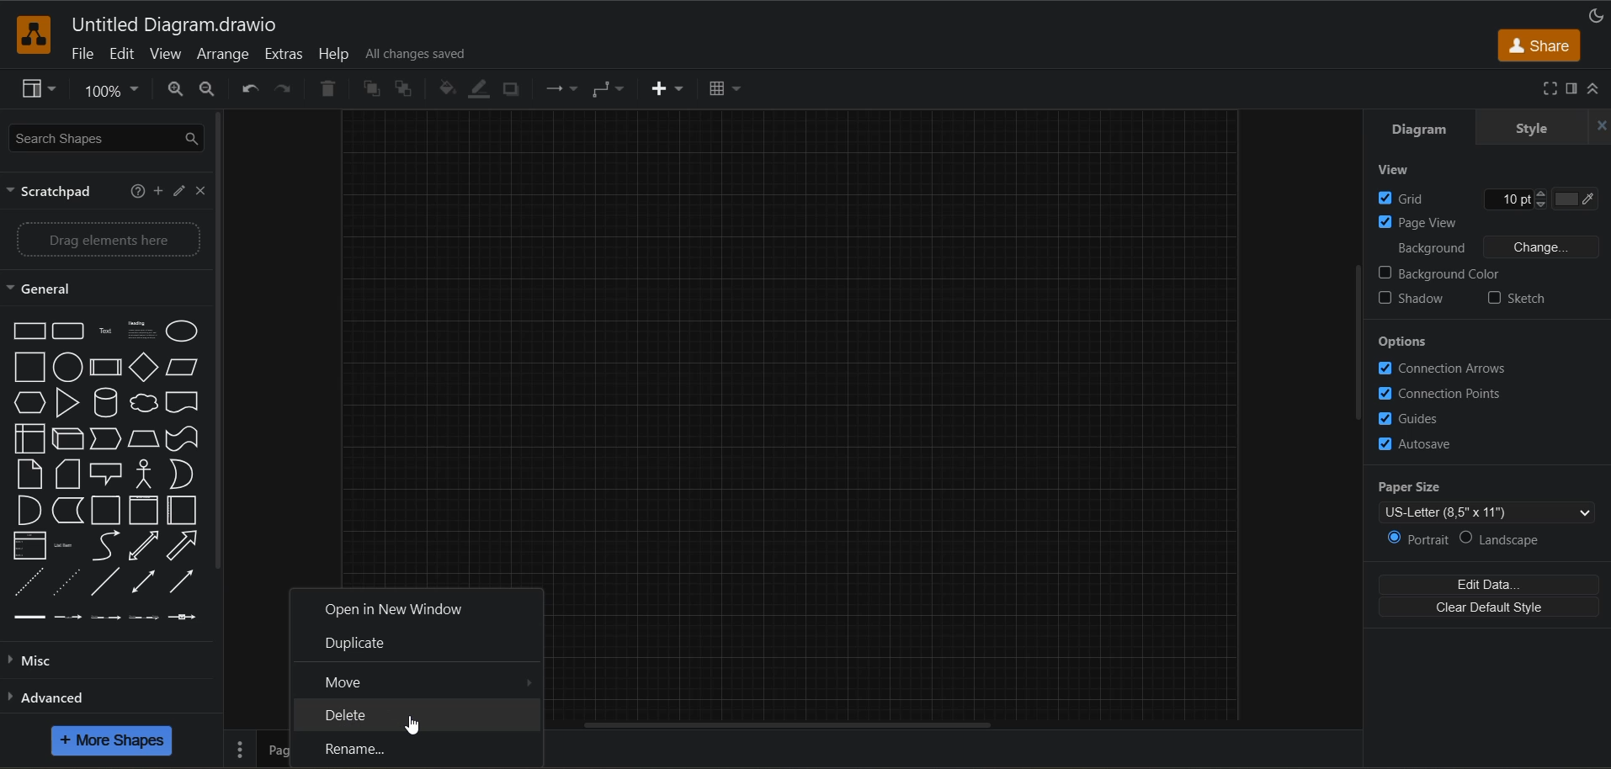 The image size is (1611, 769). Describe the element at coordinates (1445, 394) in the screenshot. I see `connection paths` at that location.